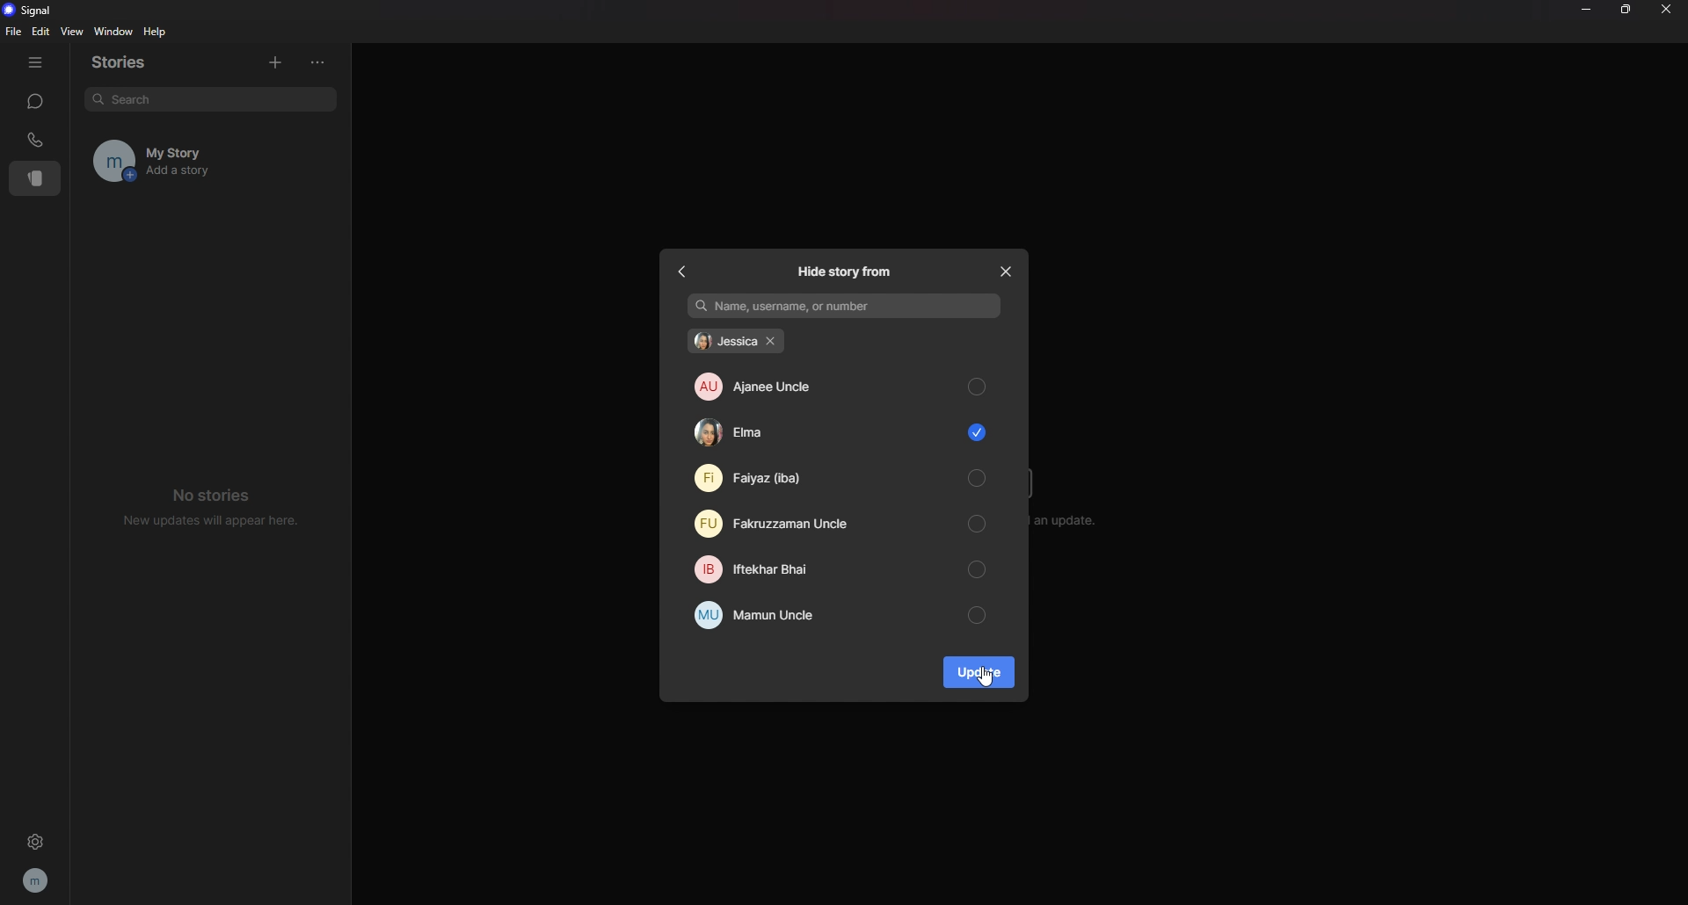 Image resolution: width=1688 pixels, height=905 pixels. What do you see at coordinates (37, 880) in the screenshot?
I see `profile` at bounding box center [37, 880].